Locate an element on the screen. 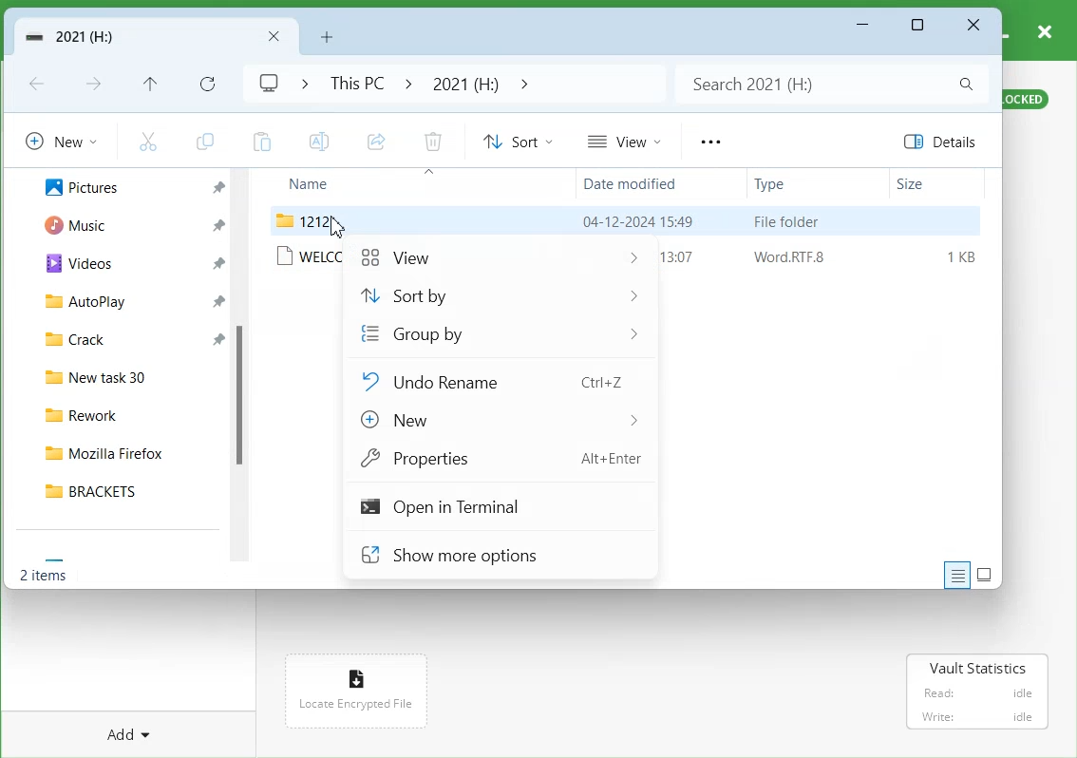  Minimize is located at coordinates (863, 26).